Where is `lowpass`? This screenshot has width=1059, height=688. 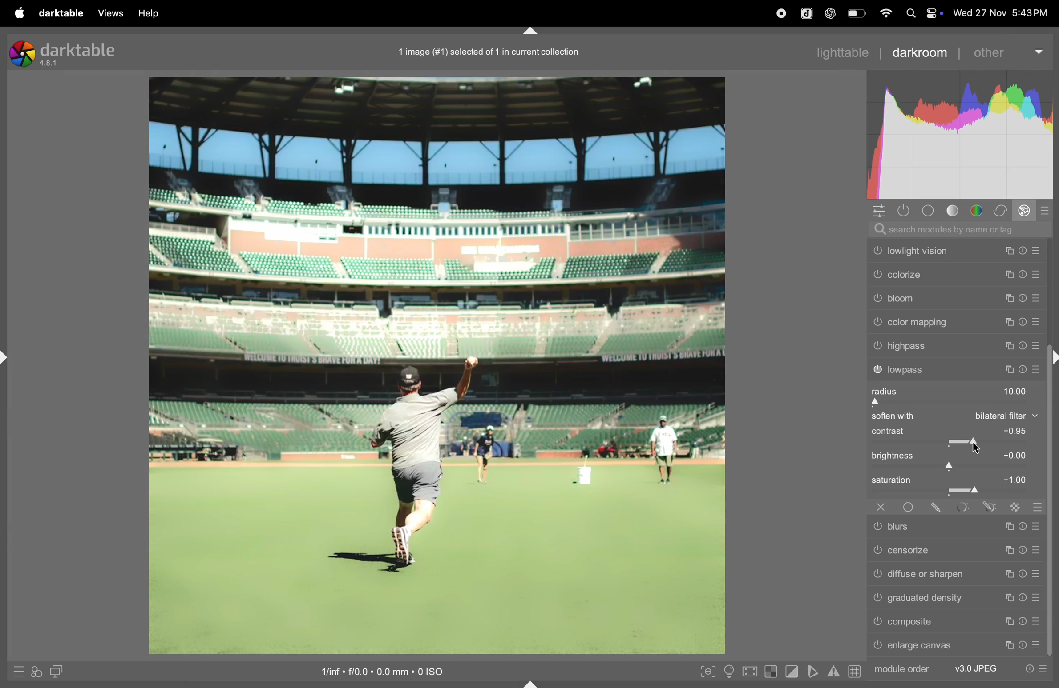
lowpass is located at coordinates (955, 369).